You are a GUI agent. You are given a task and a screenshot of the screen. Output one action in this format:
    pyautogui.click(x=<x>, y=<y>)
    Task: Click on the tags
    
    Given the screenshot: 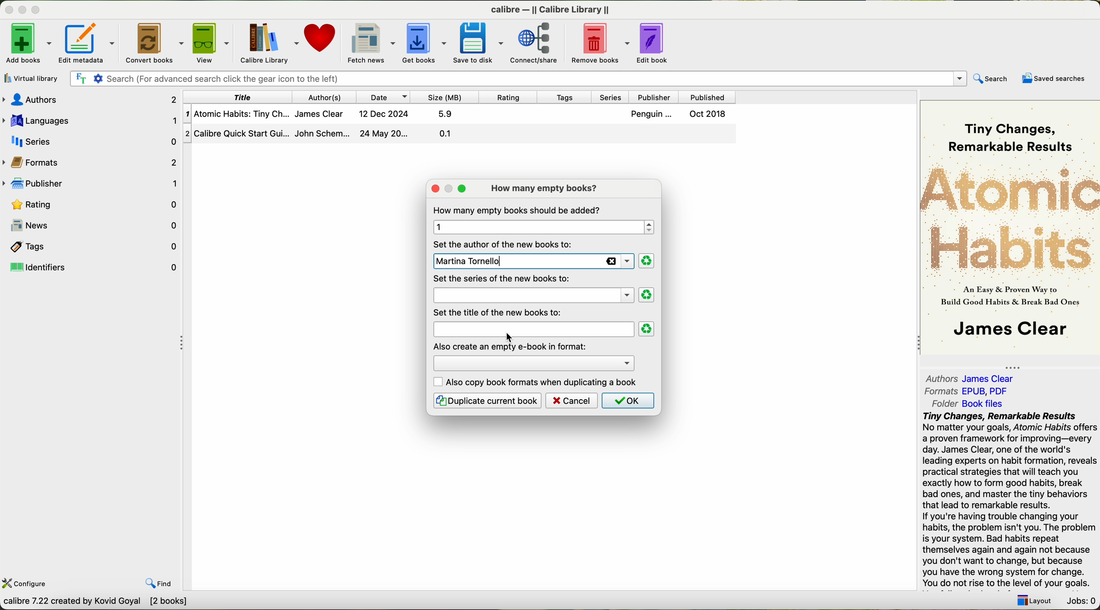 What is the action you would take?
    pyautogui.click(x=570, y=96)
    